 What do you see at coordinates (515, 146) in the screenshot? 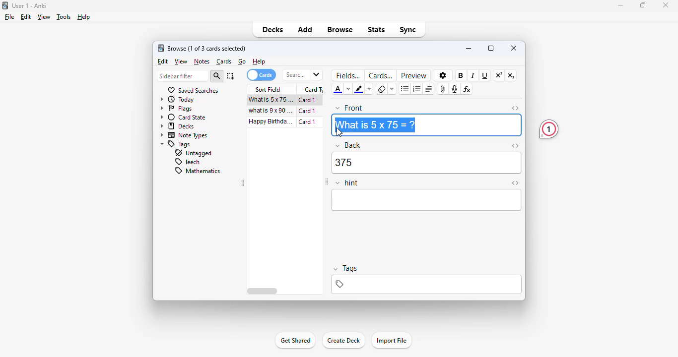
I see `toggle HTML editor` at bounding box center [515, 146].